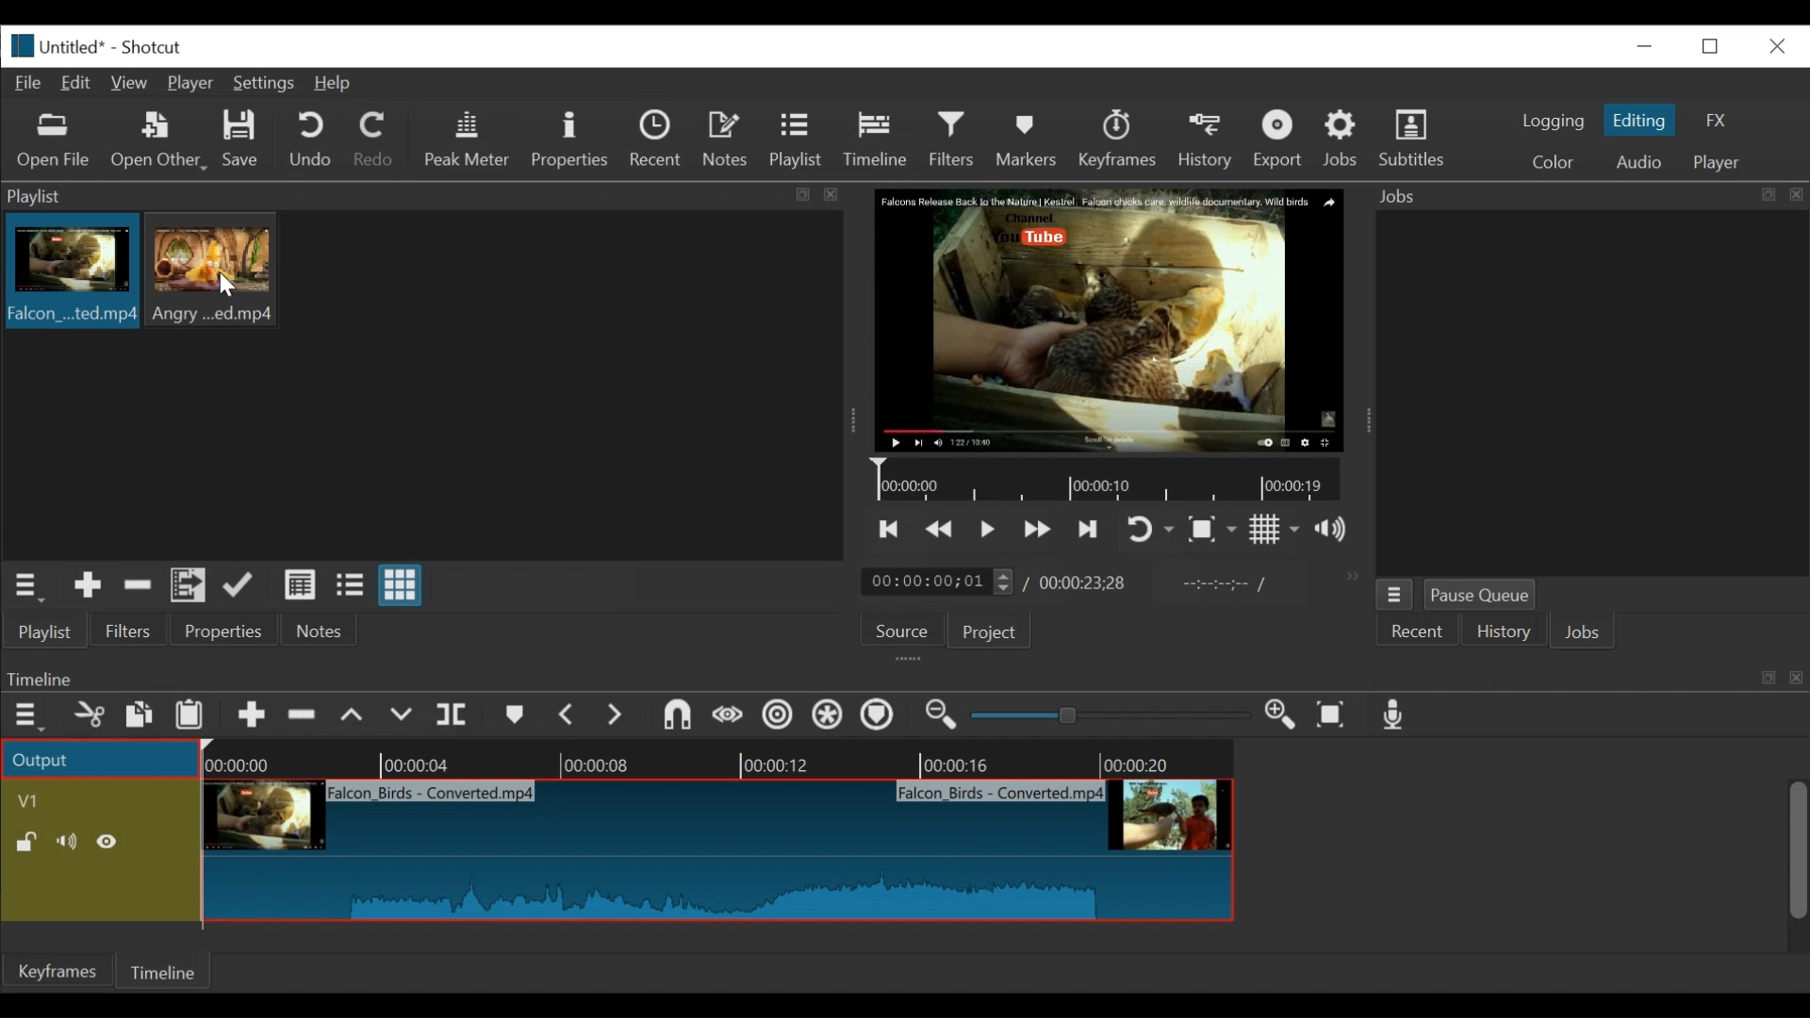 The image size is (1810, 1018). What do you see at coordinates (140, 717) in the screenshot?
I see `copy` at bounding box center [140, 717].